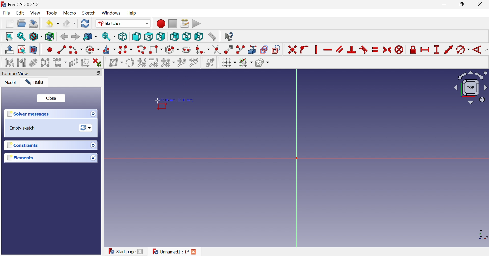 Image resolution: width=489 pixels, height=256 pixels. Describe the element at coordinates (129, 63) in the screenshot. I see `Convert geometry to B-spline` at that location.